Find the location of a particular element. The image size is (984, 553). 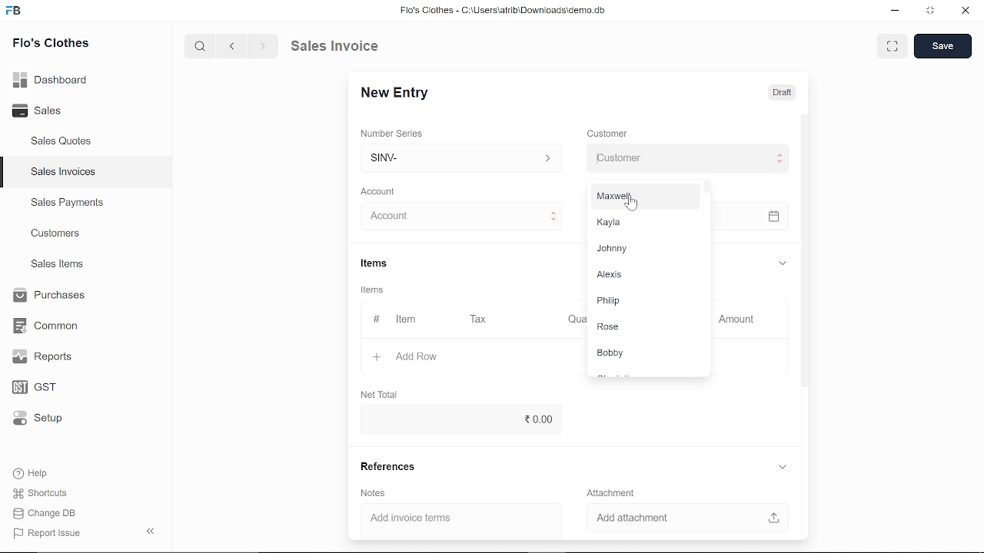

Flo's Clothes is located at coordinates (49, 45).